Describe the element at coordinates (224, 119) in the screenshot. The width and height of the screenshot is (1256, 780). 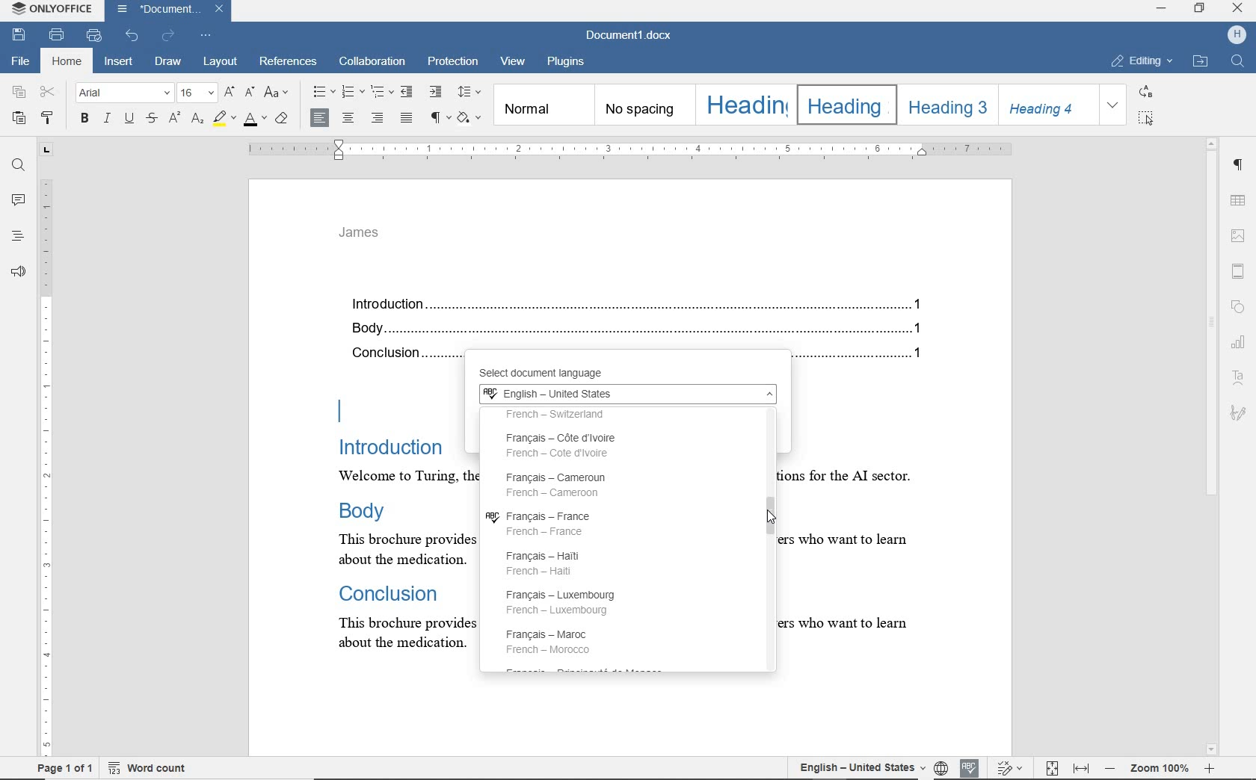
I see `highlight color` at that location.